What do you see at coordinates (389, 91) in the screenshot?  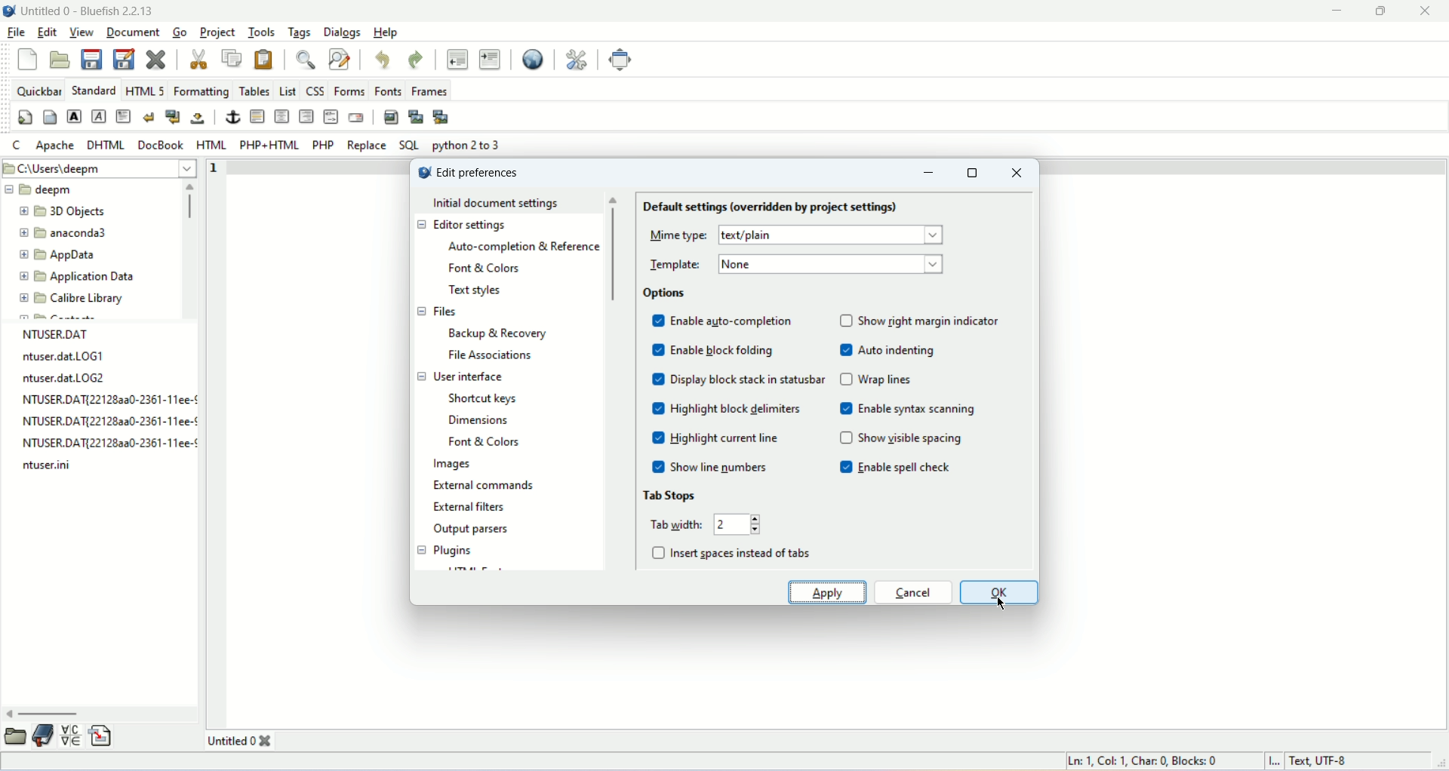 I see `fonts` at bounding box center [389, 91].